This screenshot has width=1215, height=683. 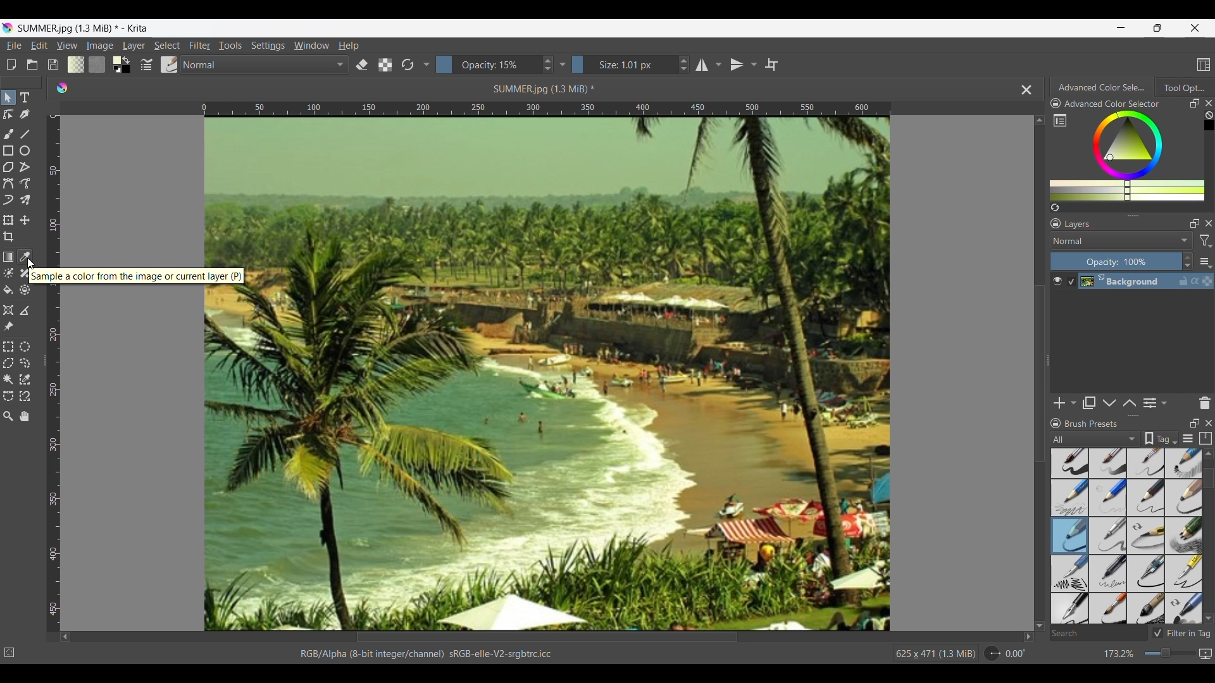 I want to click on Freehand brush tool, so click(x=9, y=135).